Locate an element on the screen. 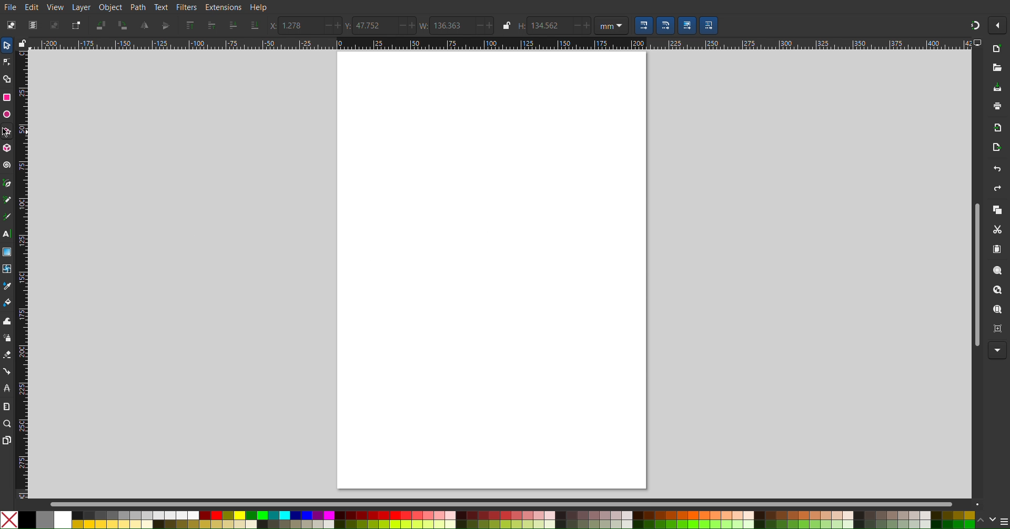  Paste is located at coordinates (998, 249).